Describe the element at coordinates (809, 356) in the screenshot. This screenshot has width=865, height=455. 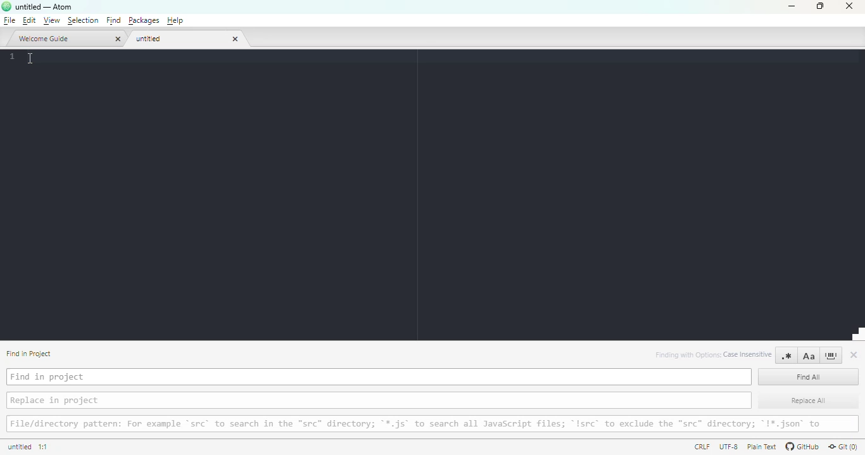
I see `match case` at that location.